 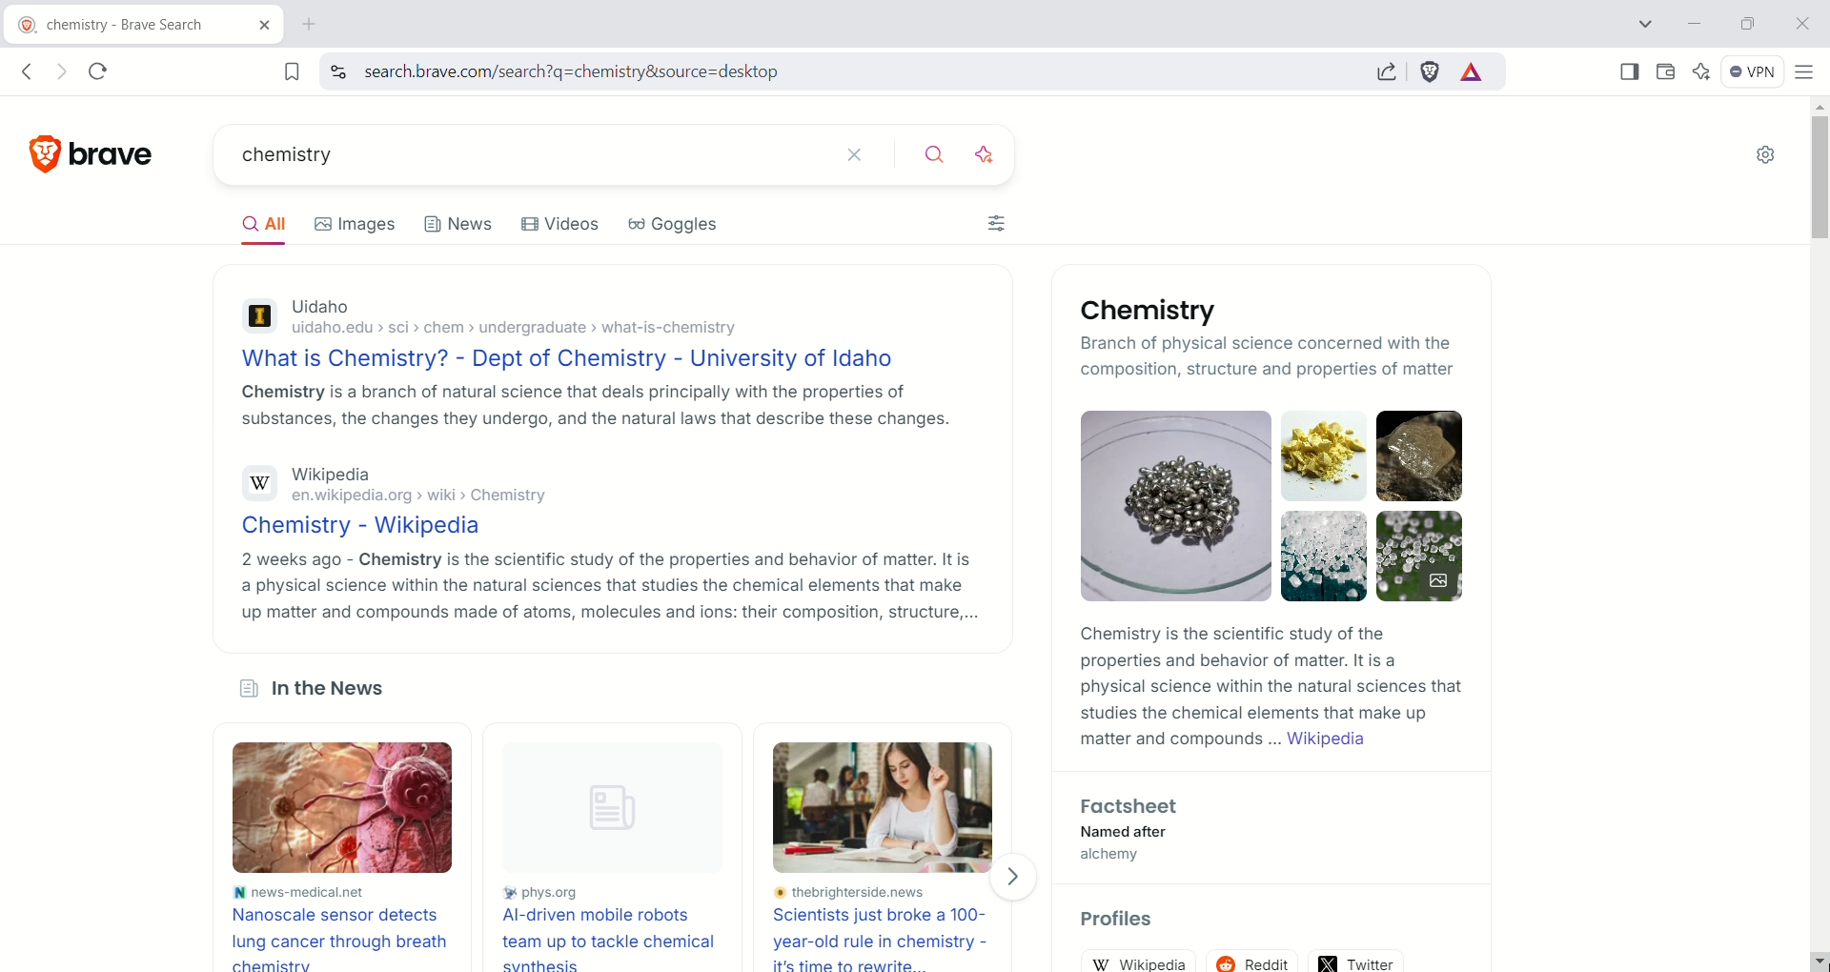 I want to click on show sidebar, so click(x=1631, y=71).